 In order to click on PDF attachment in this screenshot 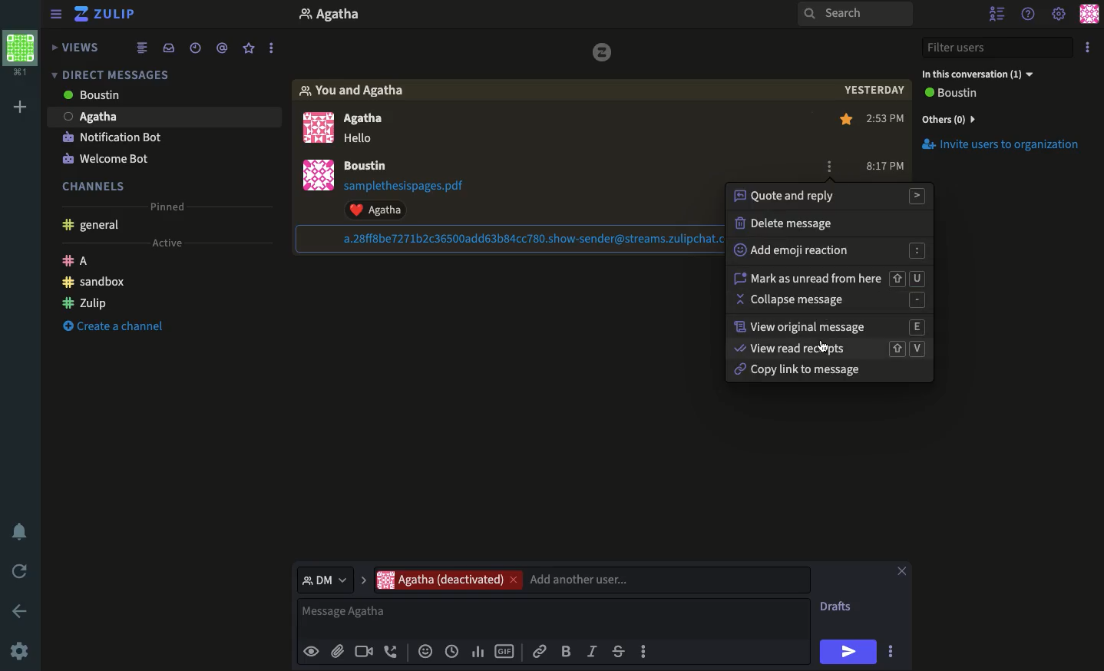, I will do `click(418, 186)`.